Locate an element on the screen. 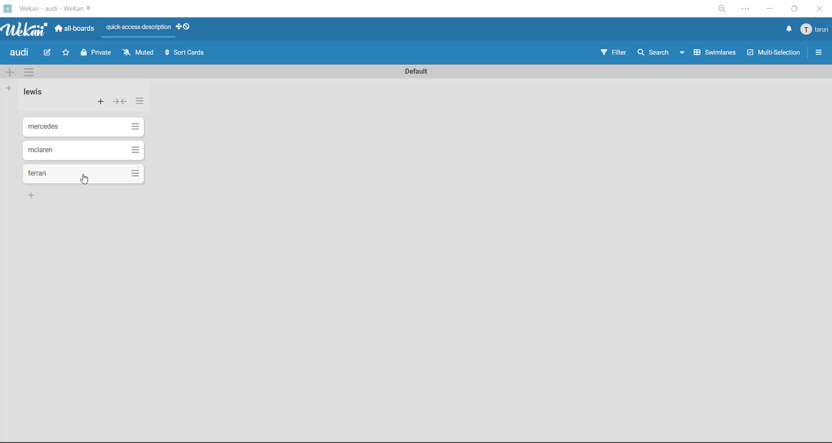  zoom is located at coordinates (723, 9).